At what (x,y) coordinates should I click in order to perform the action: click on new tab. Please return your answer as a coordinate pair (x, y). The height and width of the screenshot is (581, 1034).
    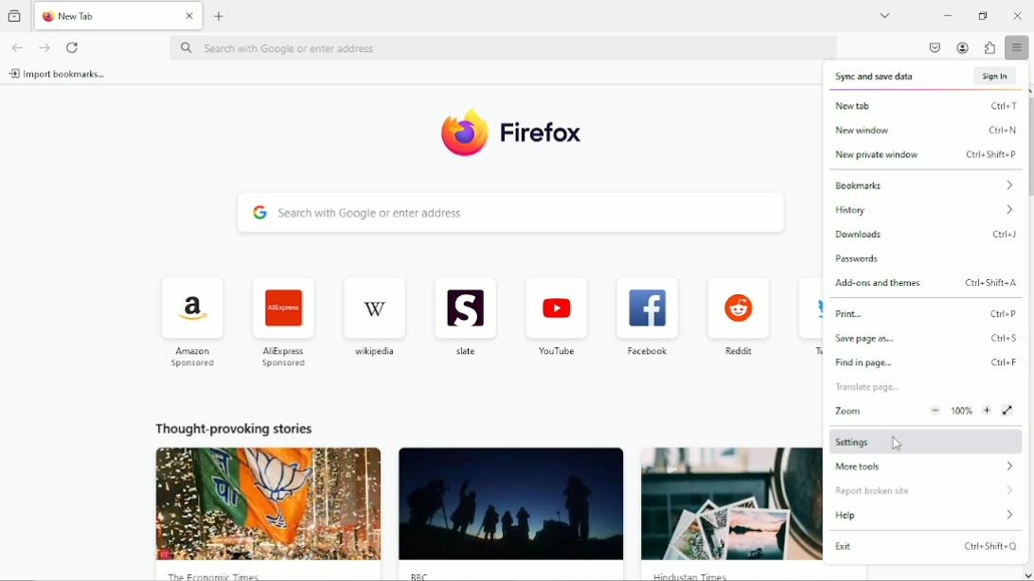
    Looking at the image, I should click on (221, 17).